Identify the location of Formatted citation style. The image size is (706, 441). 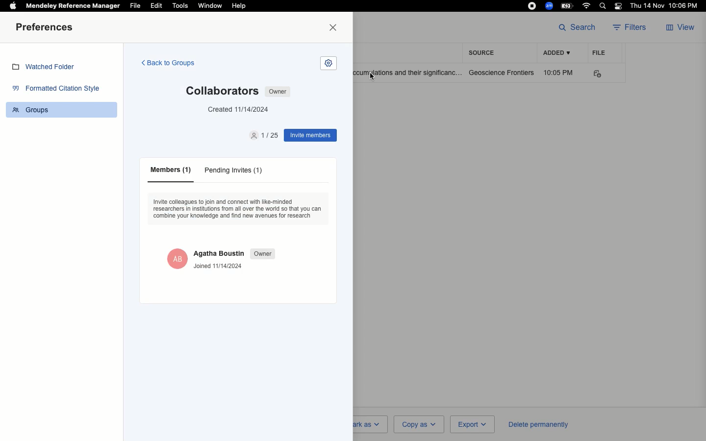
(59, 90).